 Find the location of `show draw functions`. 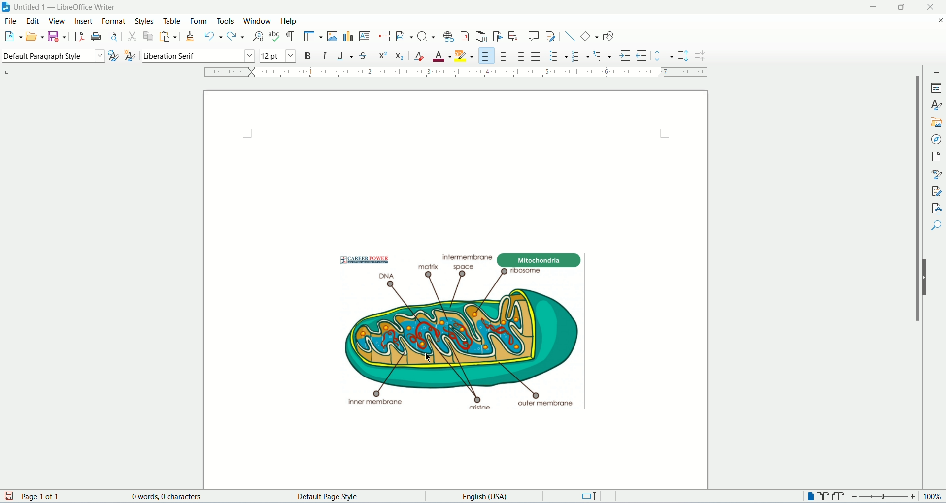

show draw functions is located at coordinates (609, 35).